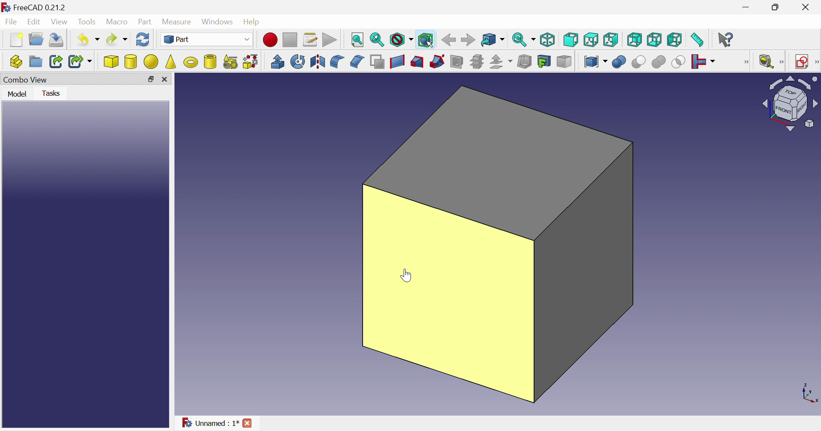 This screenshot has width=821, height=431. I want to click on Cylinder, so click(131, 62).